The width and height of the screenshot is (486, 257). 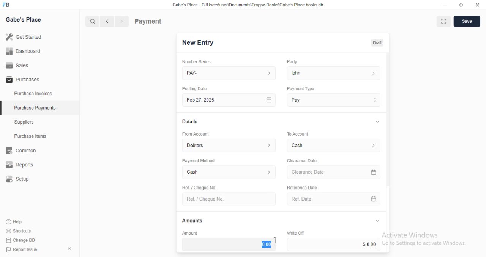 What do you see at coordinates (22, 165) in the screenshot?
I see `Reports.` at bounding box center [22, 165].